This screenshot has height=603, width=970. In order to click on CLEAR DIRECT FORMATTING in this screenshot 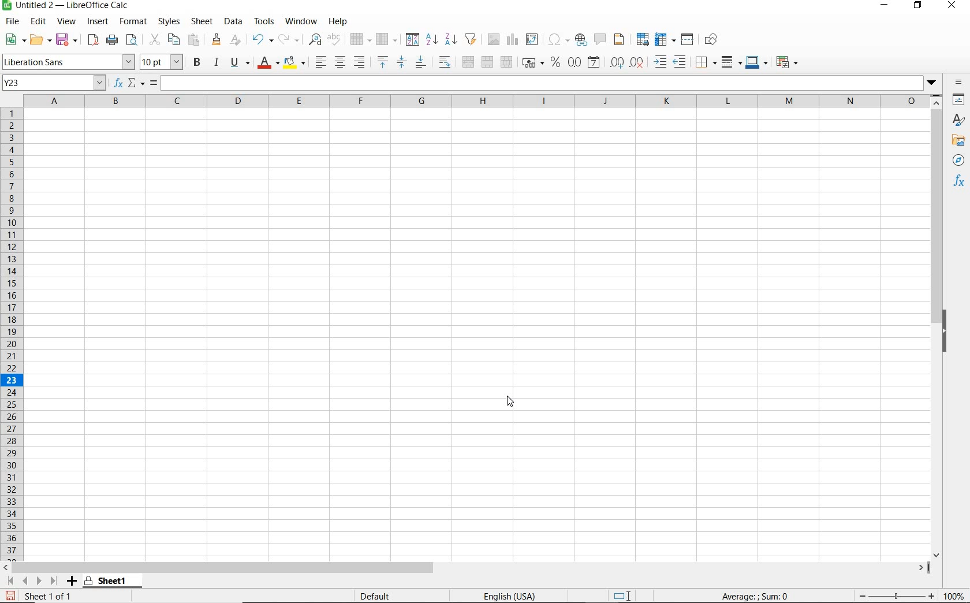, I will do `click(237, 39)`.